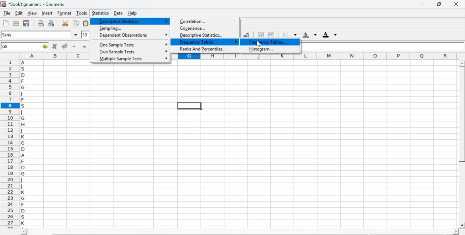 The height and width of the screenshot is (235, 465). I want to click on more, so click(237, 42).